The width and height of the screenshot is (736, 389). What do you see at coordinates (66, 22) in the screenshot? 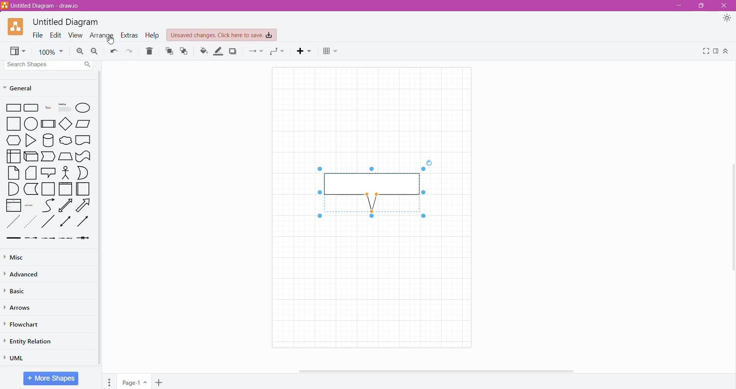
I see `Untitled Diagram` at bounding box center [66, 22].